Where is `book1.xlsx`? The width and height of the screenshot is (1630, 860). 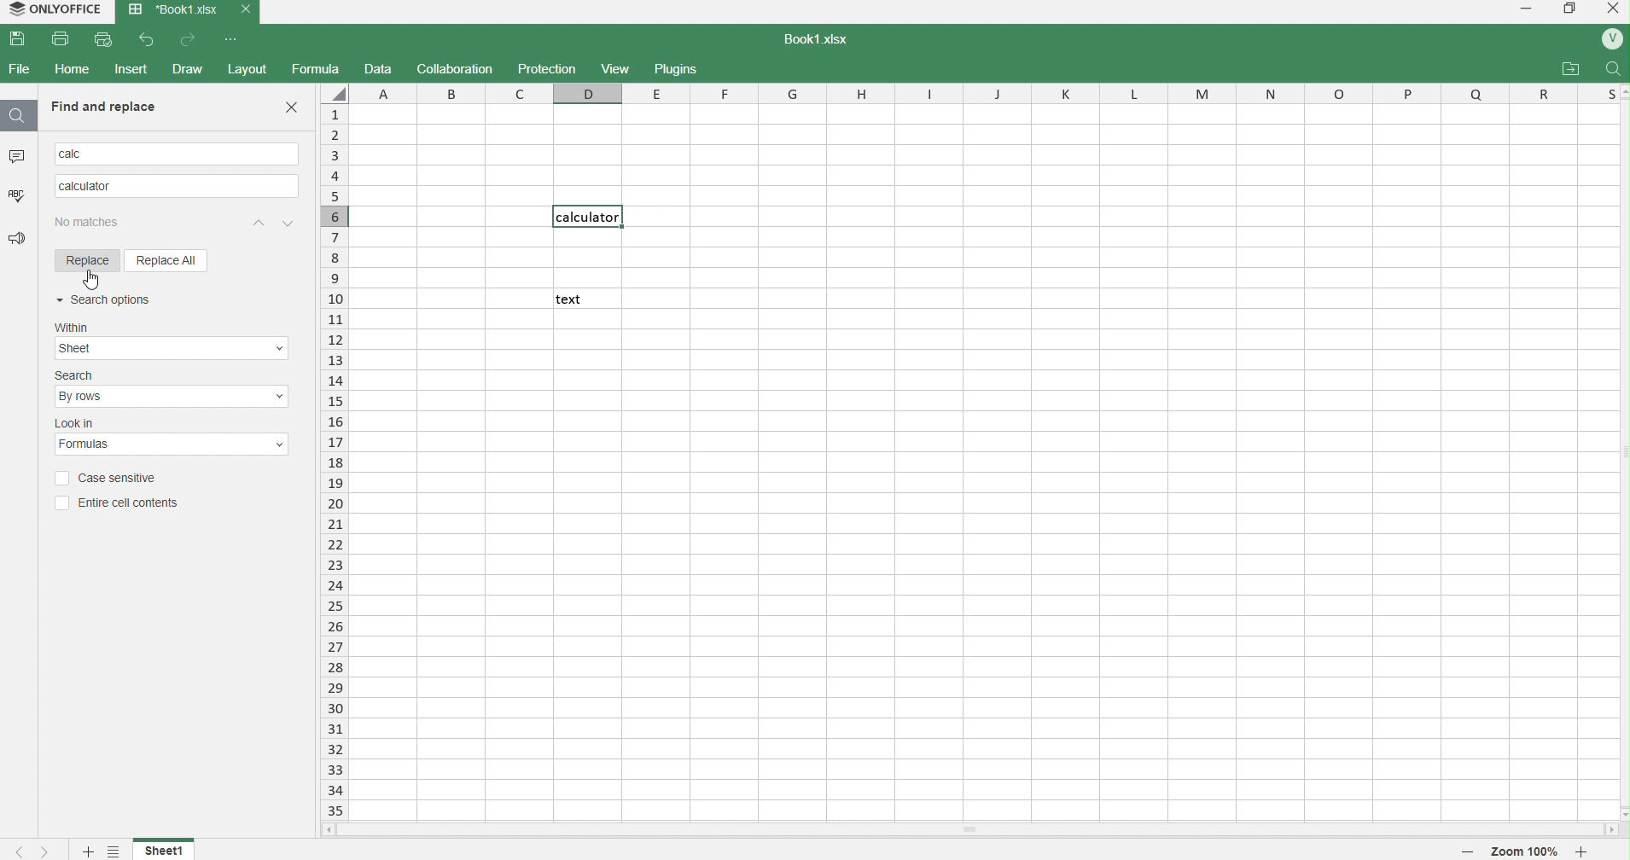
book1.xlsx is located at coordinates (816, 40).